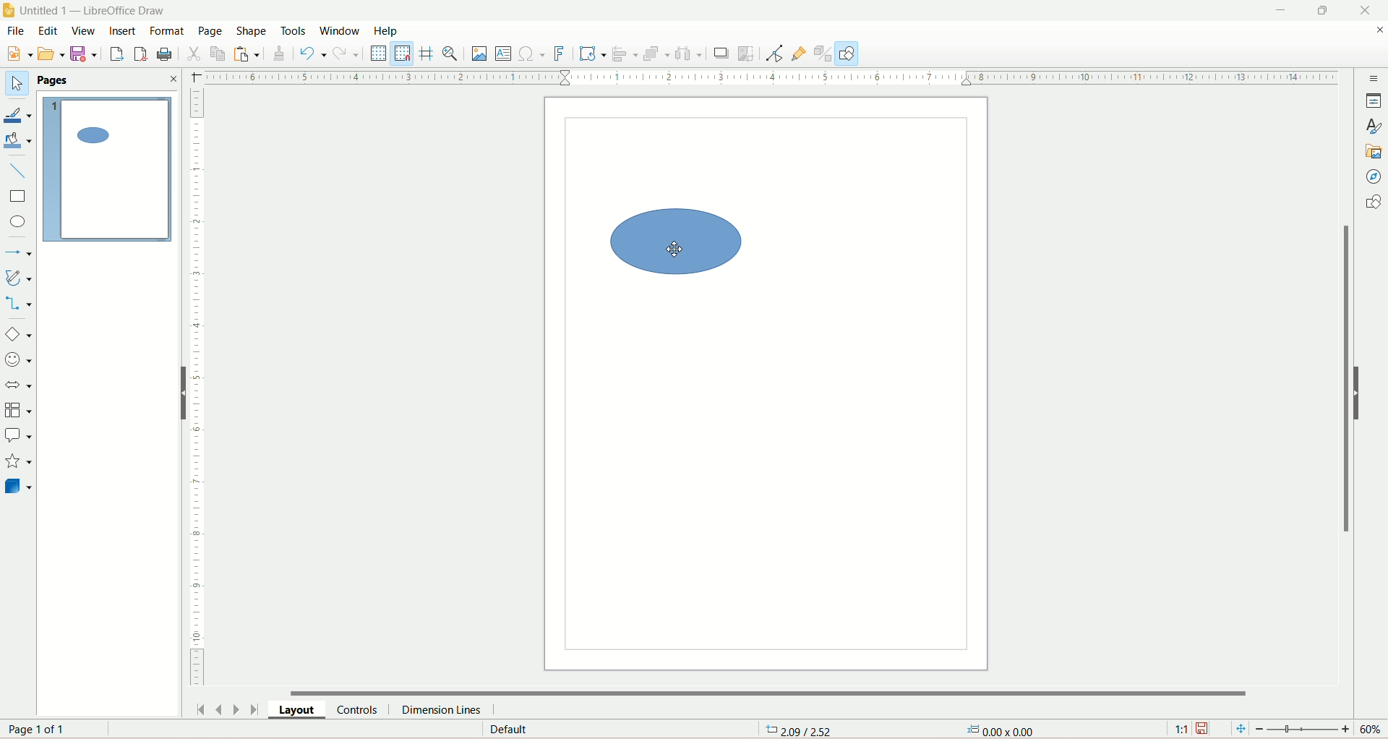  What do you see at coordinates (766, 383) in the screenshot?
I see `workspace` at bounding box center [766, 383].